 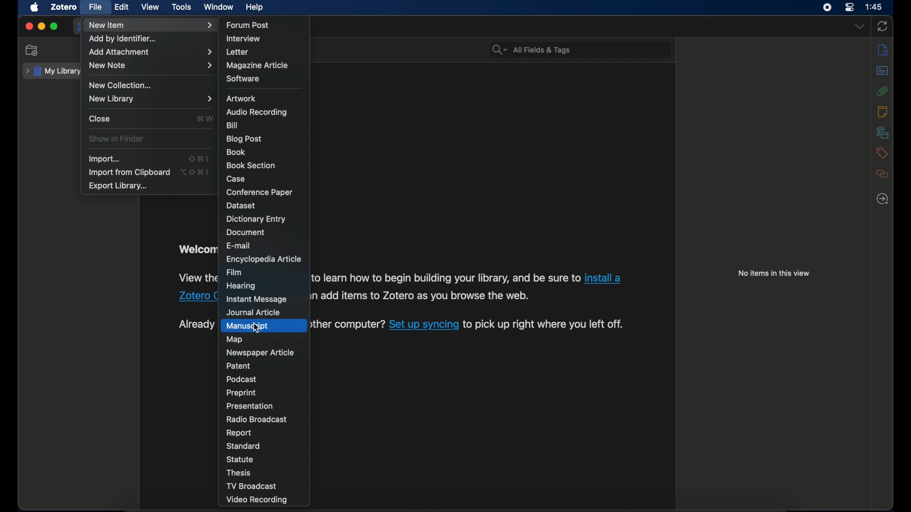 I want to click on maximize, so click(x=54, y=27).